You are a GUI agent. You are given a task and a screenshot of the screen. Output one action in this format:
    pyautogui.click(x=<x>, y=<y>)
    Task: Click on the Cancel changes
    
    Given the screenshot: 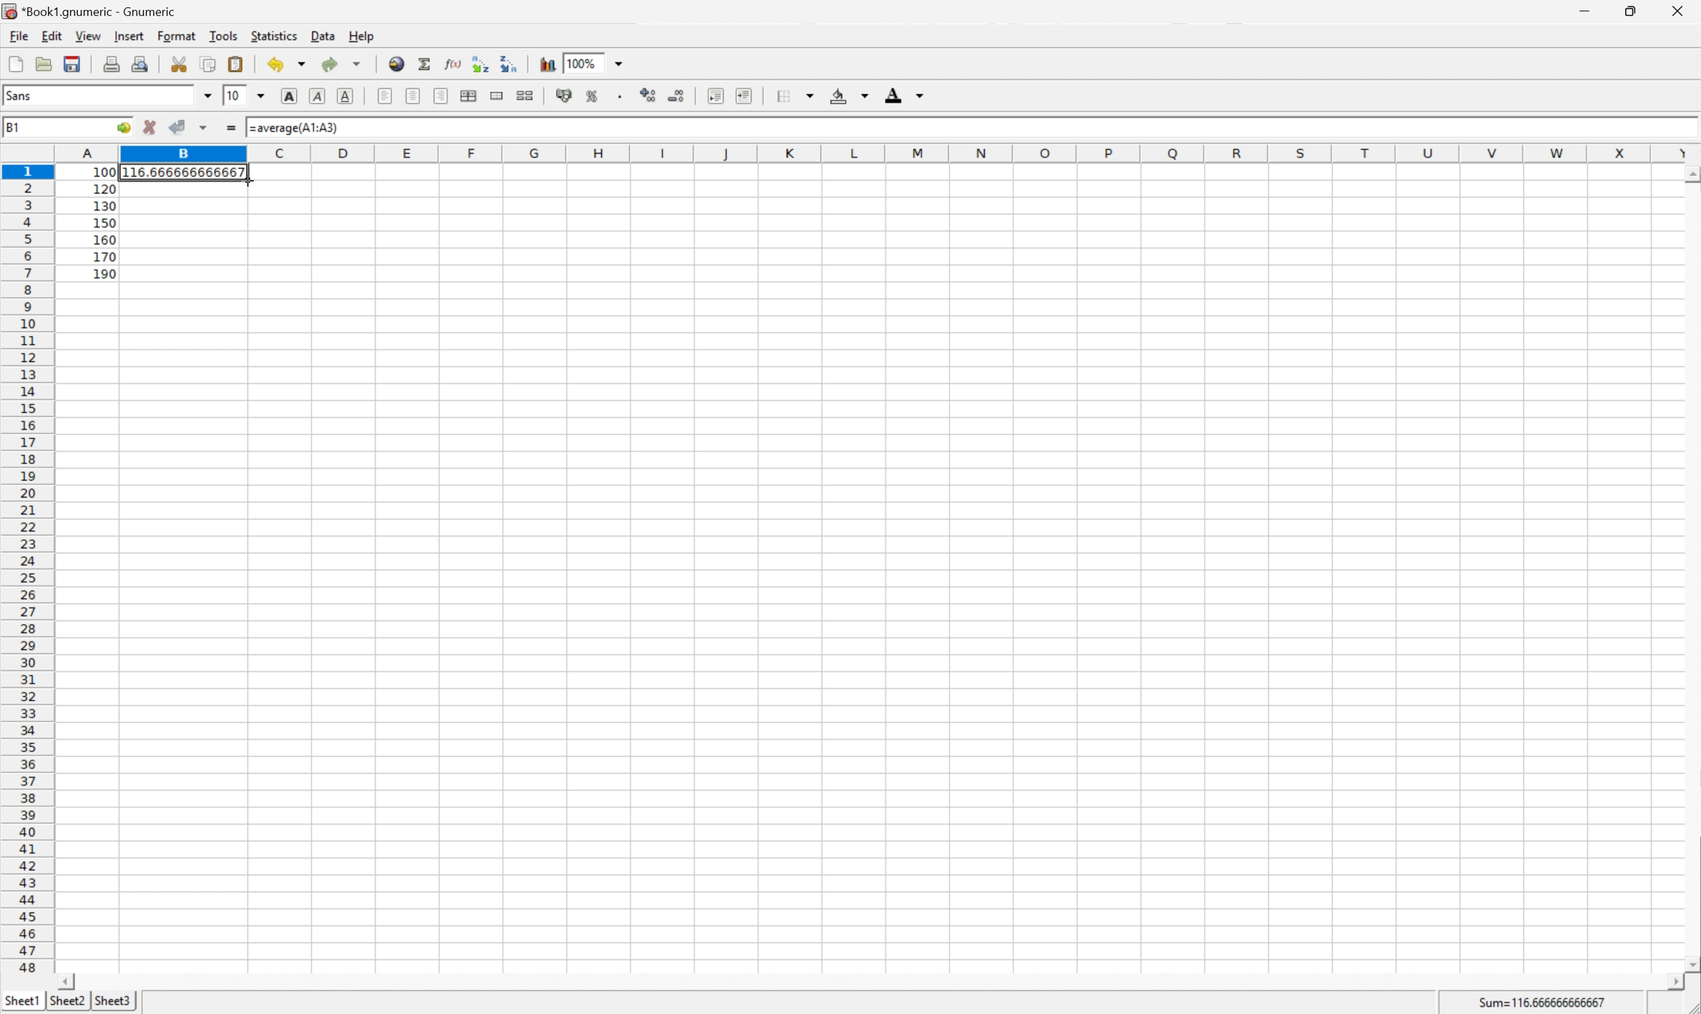 What is the action you would take?
    pyautogui.click(x=153, y=127)
    